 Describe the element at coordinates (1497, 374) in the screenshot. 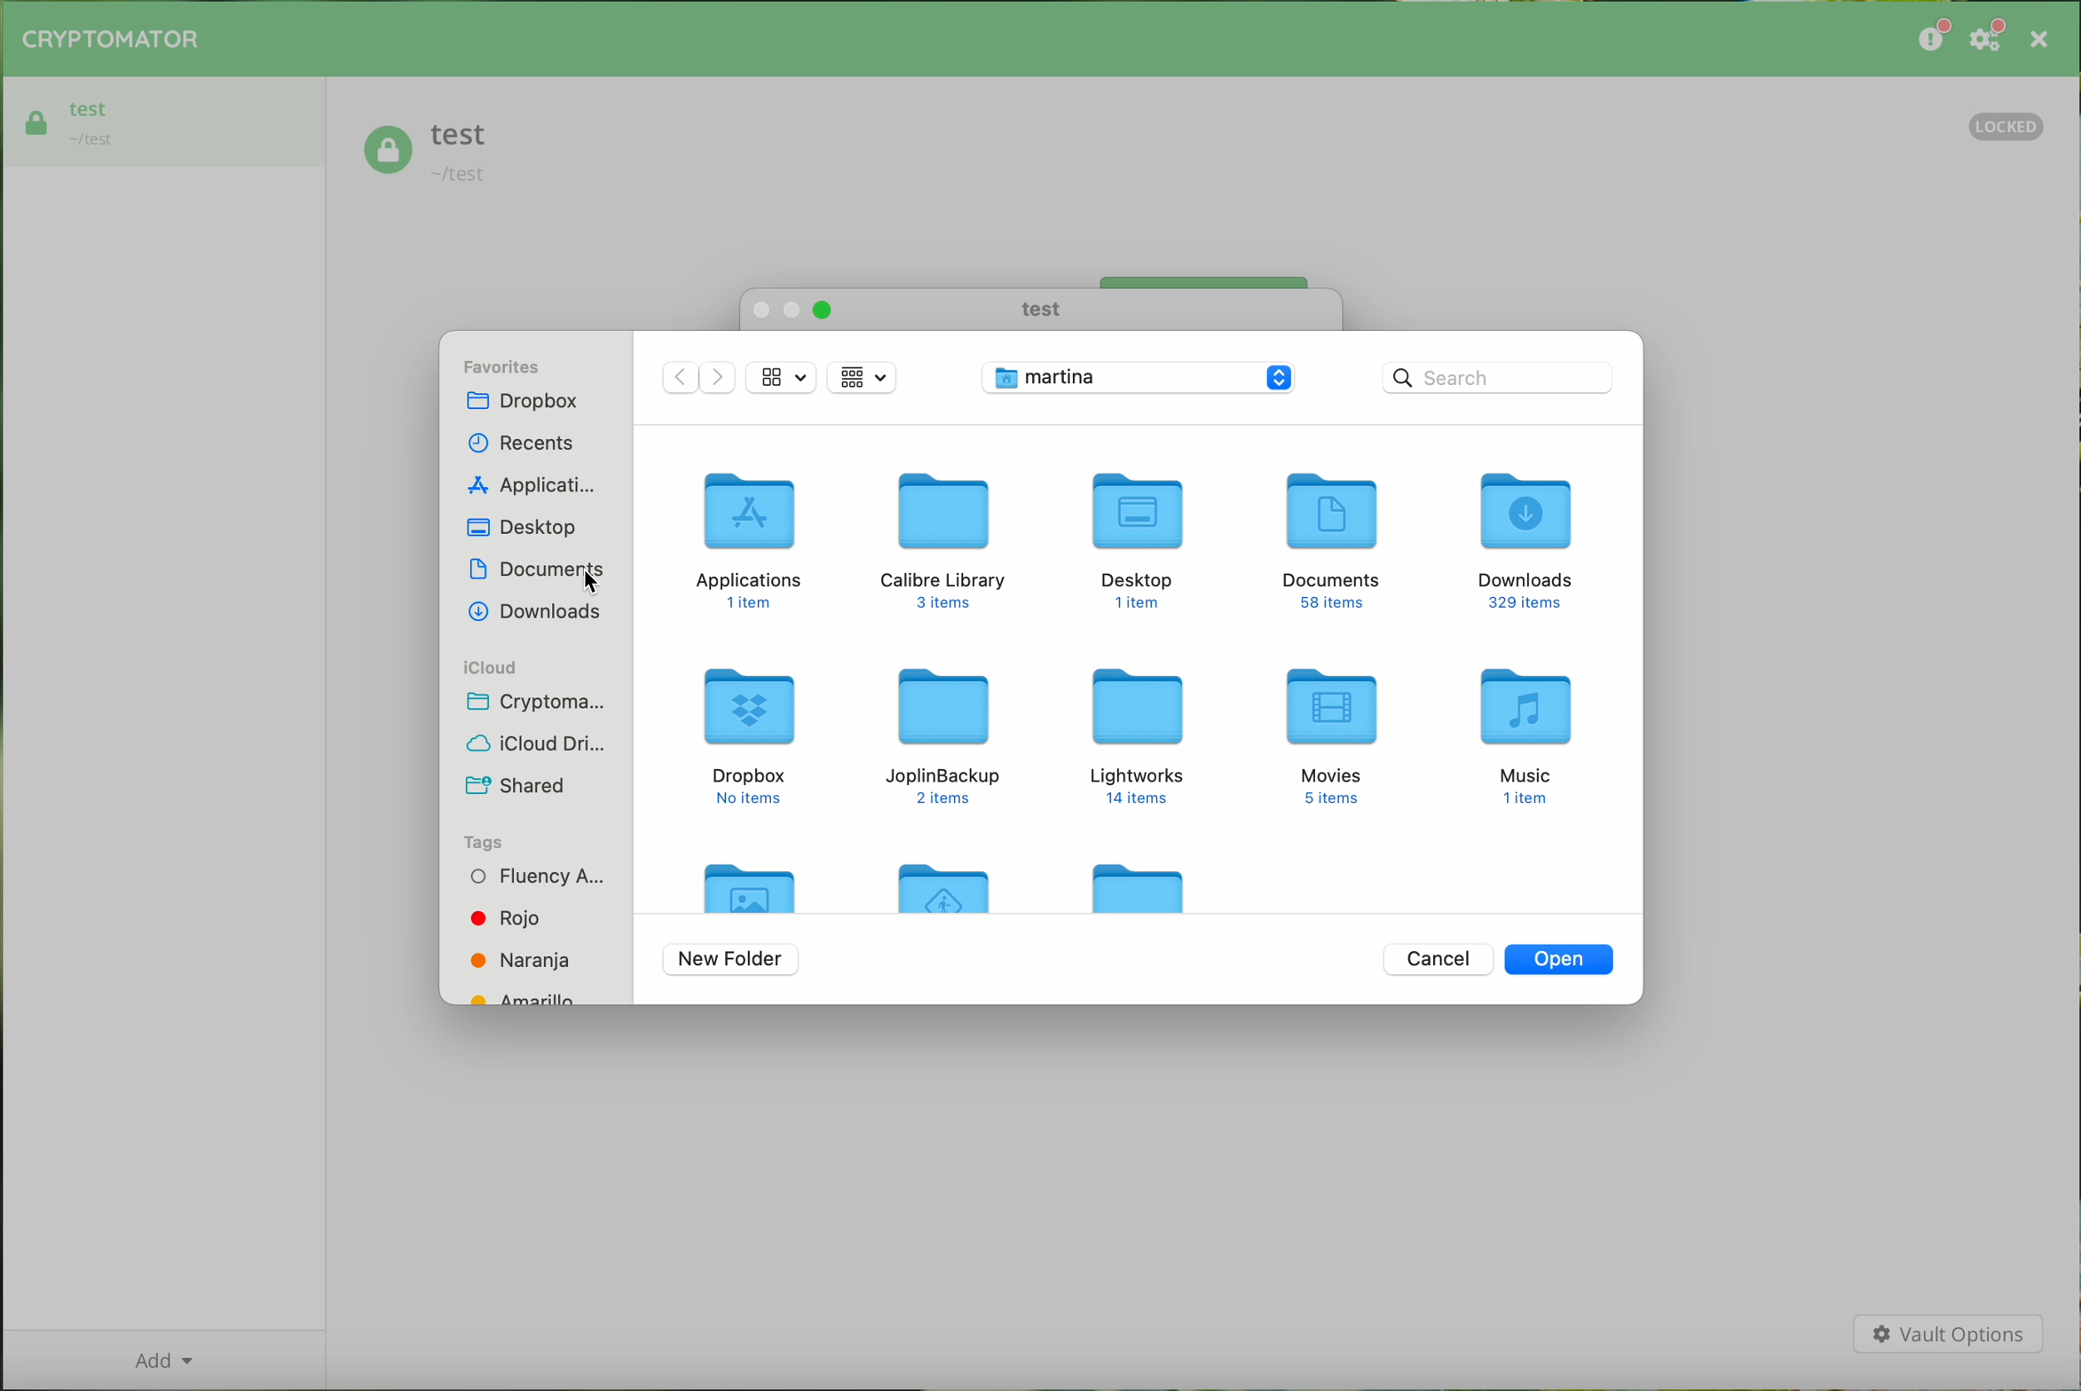

I see `search bar` at that location.